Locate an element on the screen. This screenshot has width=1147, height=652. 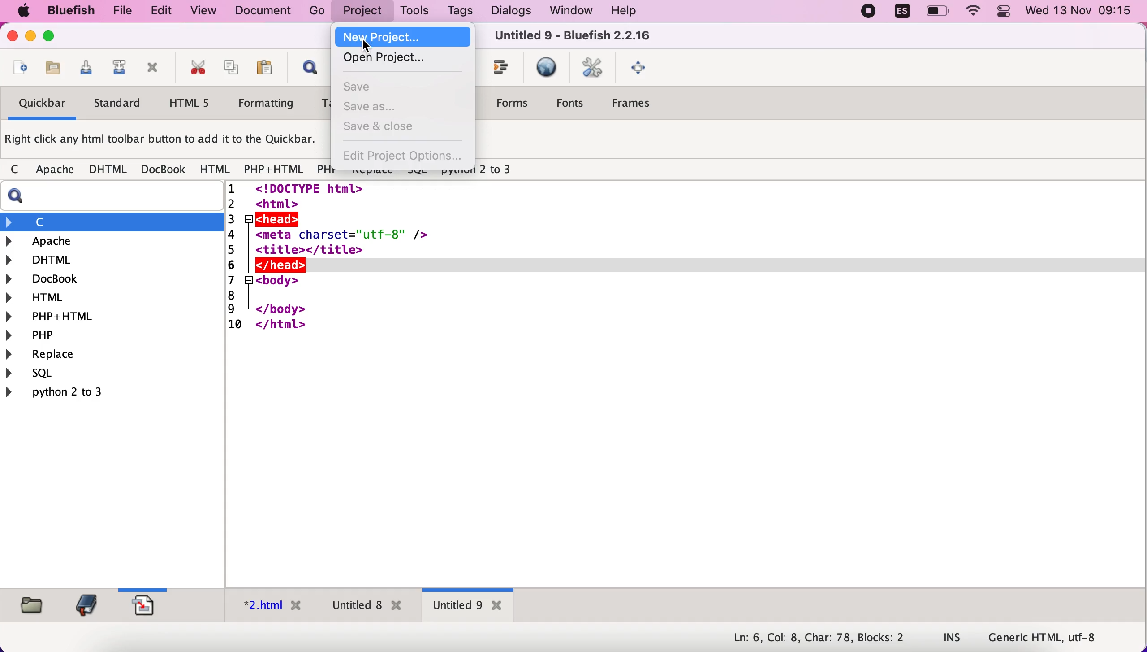
html is located at coordinates (214, 169).